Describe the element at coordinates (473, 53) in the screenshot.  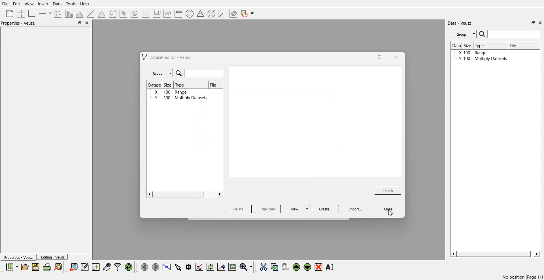
I see `X 100 Range` at that location.